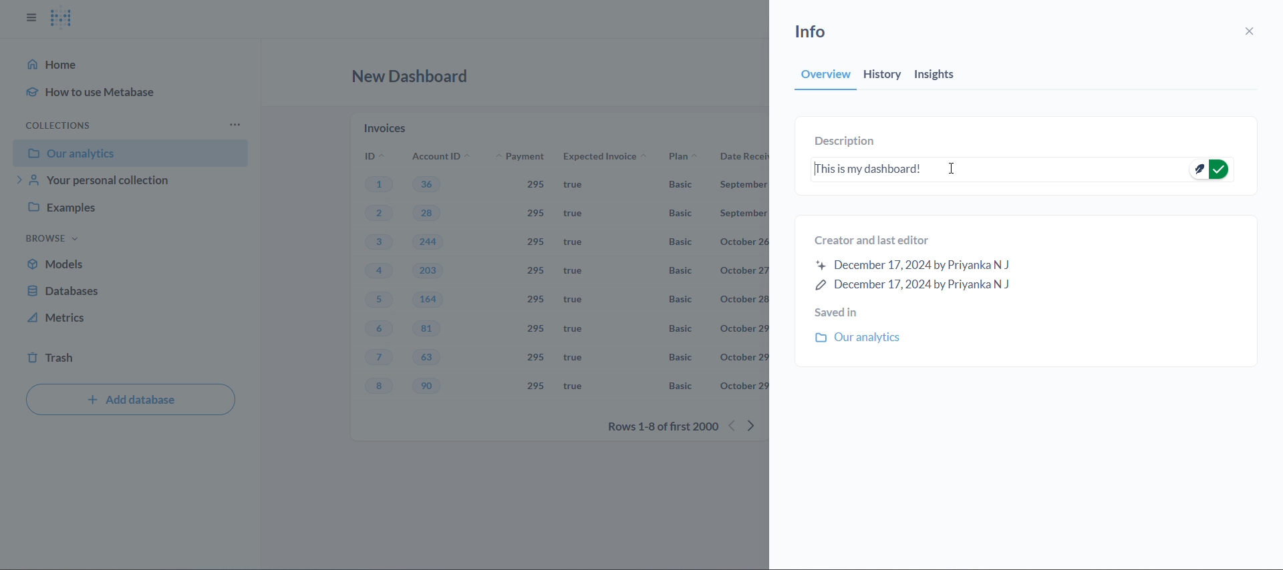 The height and width of the screenshot is (570, 1283). What do you see at coordinates (428, 329) in the screenshot?
I see `81` at bounding box center [428, 329].